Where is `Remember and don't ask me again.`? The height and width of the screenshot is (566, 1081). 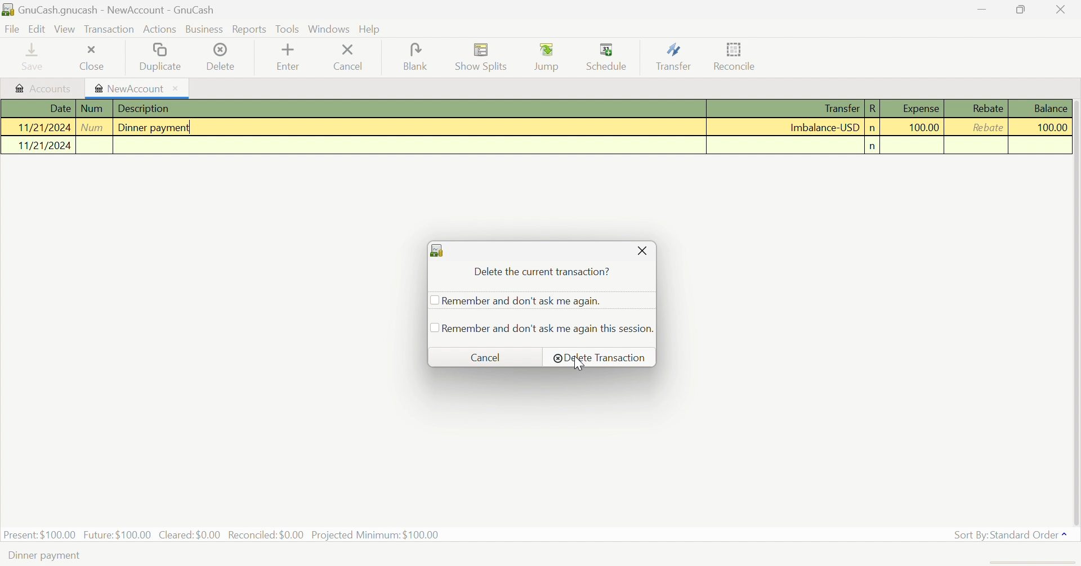 Remember and don't ask me again. is located at coordinates (525, 301).